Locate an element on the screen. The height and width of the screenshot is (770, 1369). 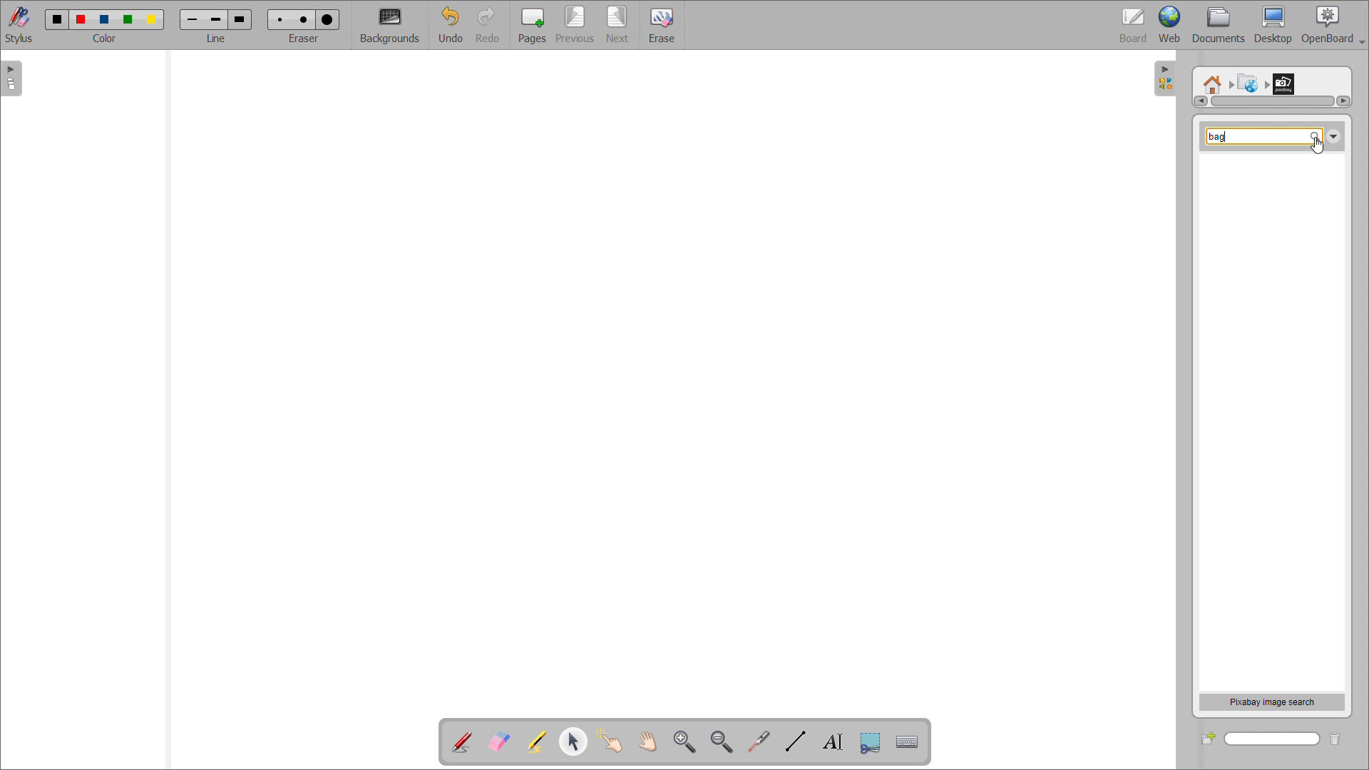
scroll right is located at coordinates (1343, 101).